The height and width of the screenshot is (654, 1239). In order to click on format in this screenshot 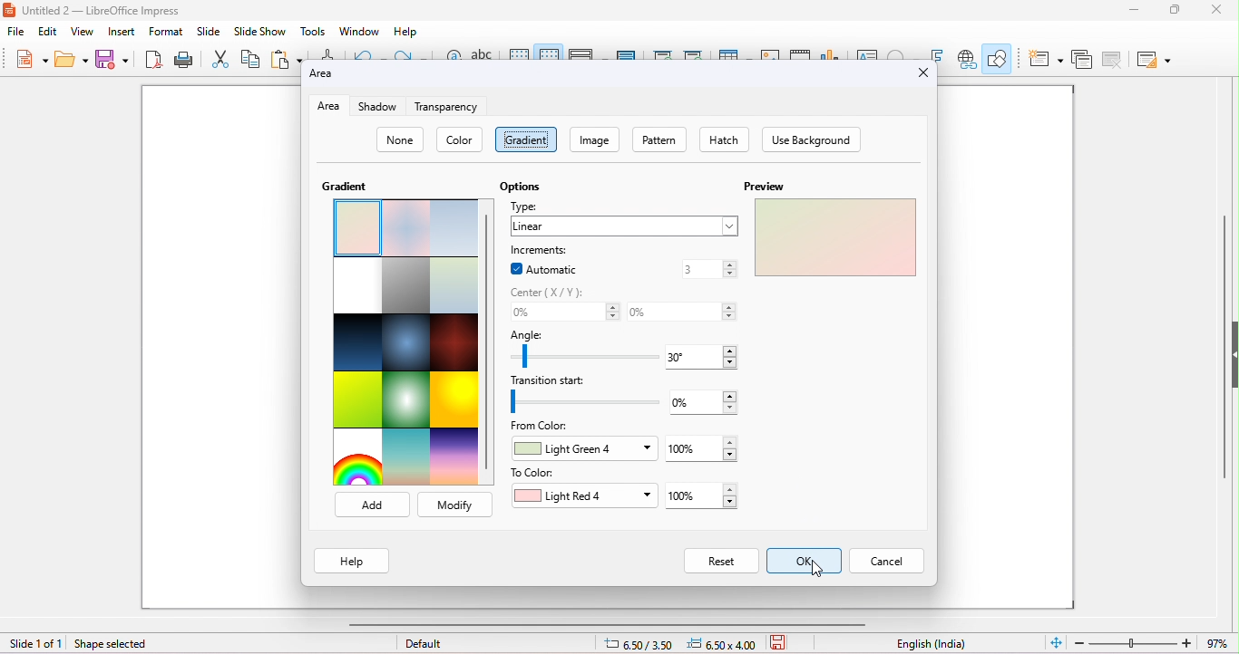, I will do `click(166, 32)`.